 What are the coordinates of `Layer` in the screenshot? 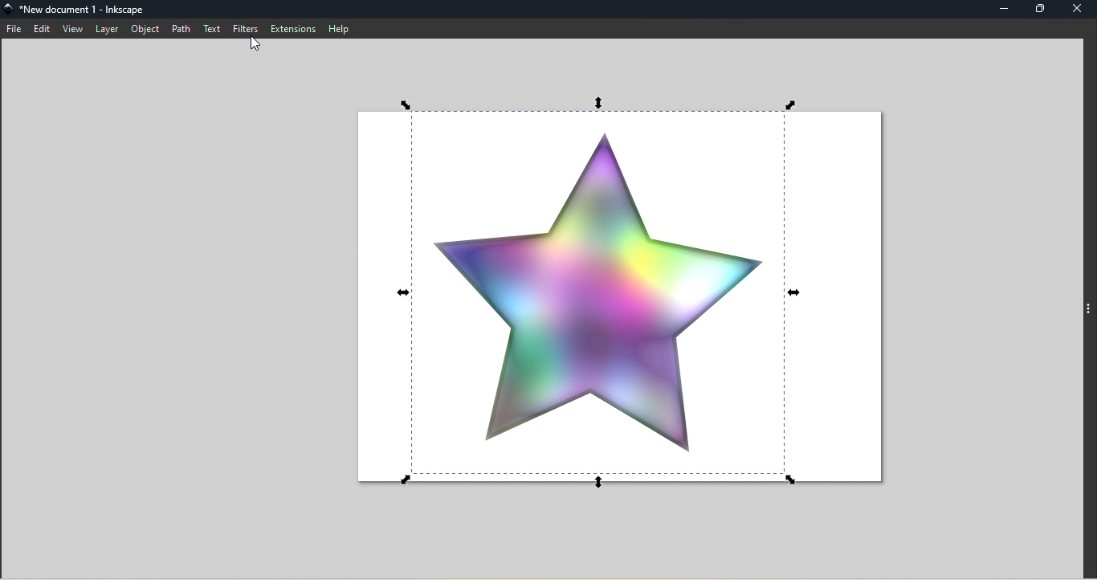 It's located at (106, 30).